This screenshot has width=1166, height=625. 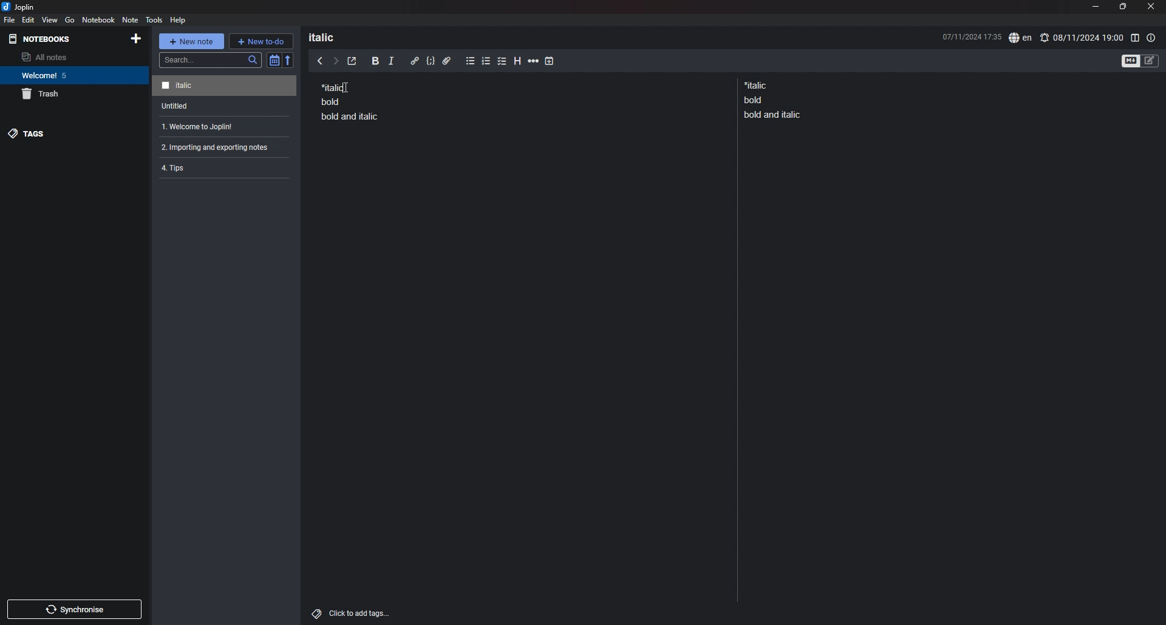 What do you see at coordinates (533, 62) in the screenshot?
I see `horizontal rule` at bounding box center [533, 62].